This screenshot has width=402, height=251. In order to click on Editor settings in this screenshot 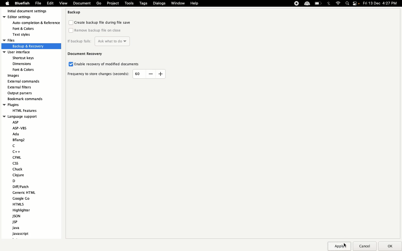, I will do `click(31, 26)`.